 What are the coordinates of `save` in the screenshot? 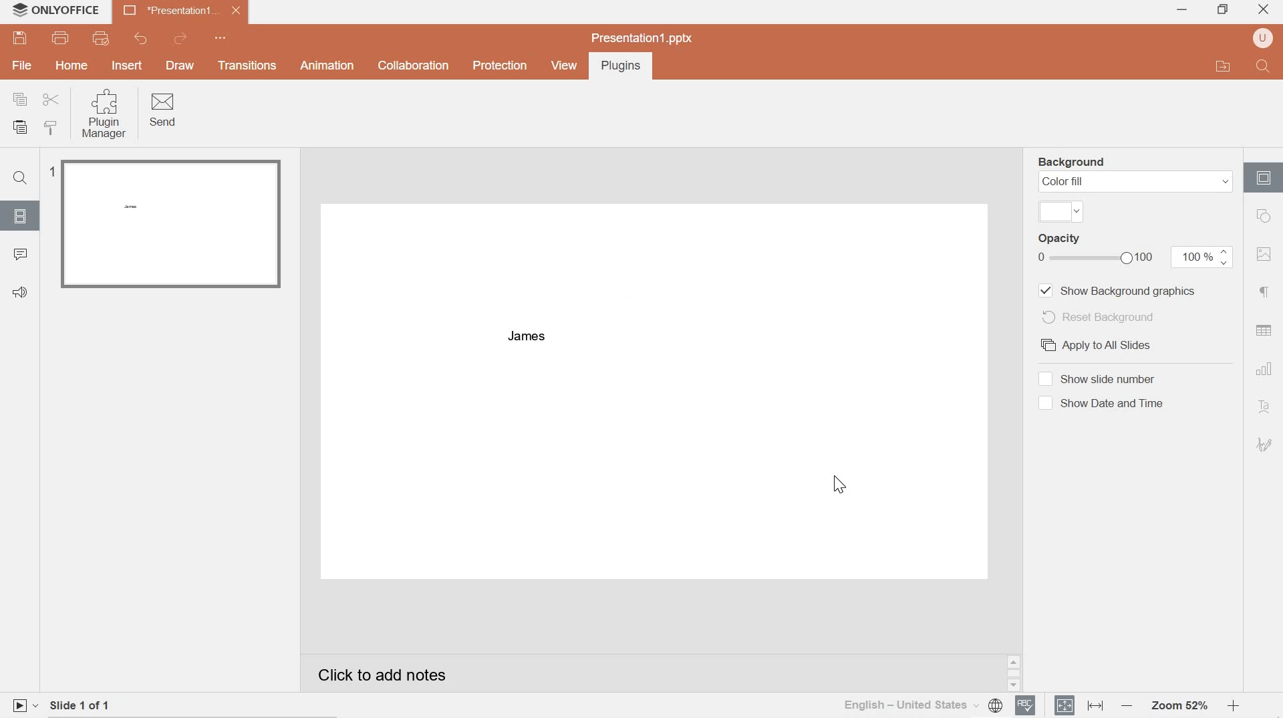 It's located at (21, 38).